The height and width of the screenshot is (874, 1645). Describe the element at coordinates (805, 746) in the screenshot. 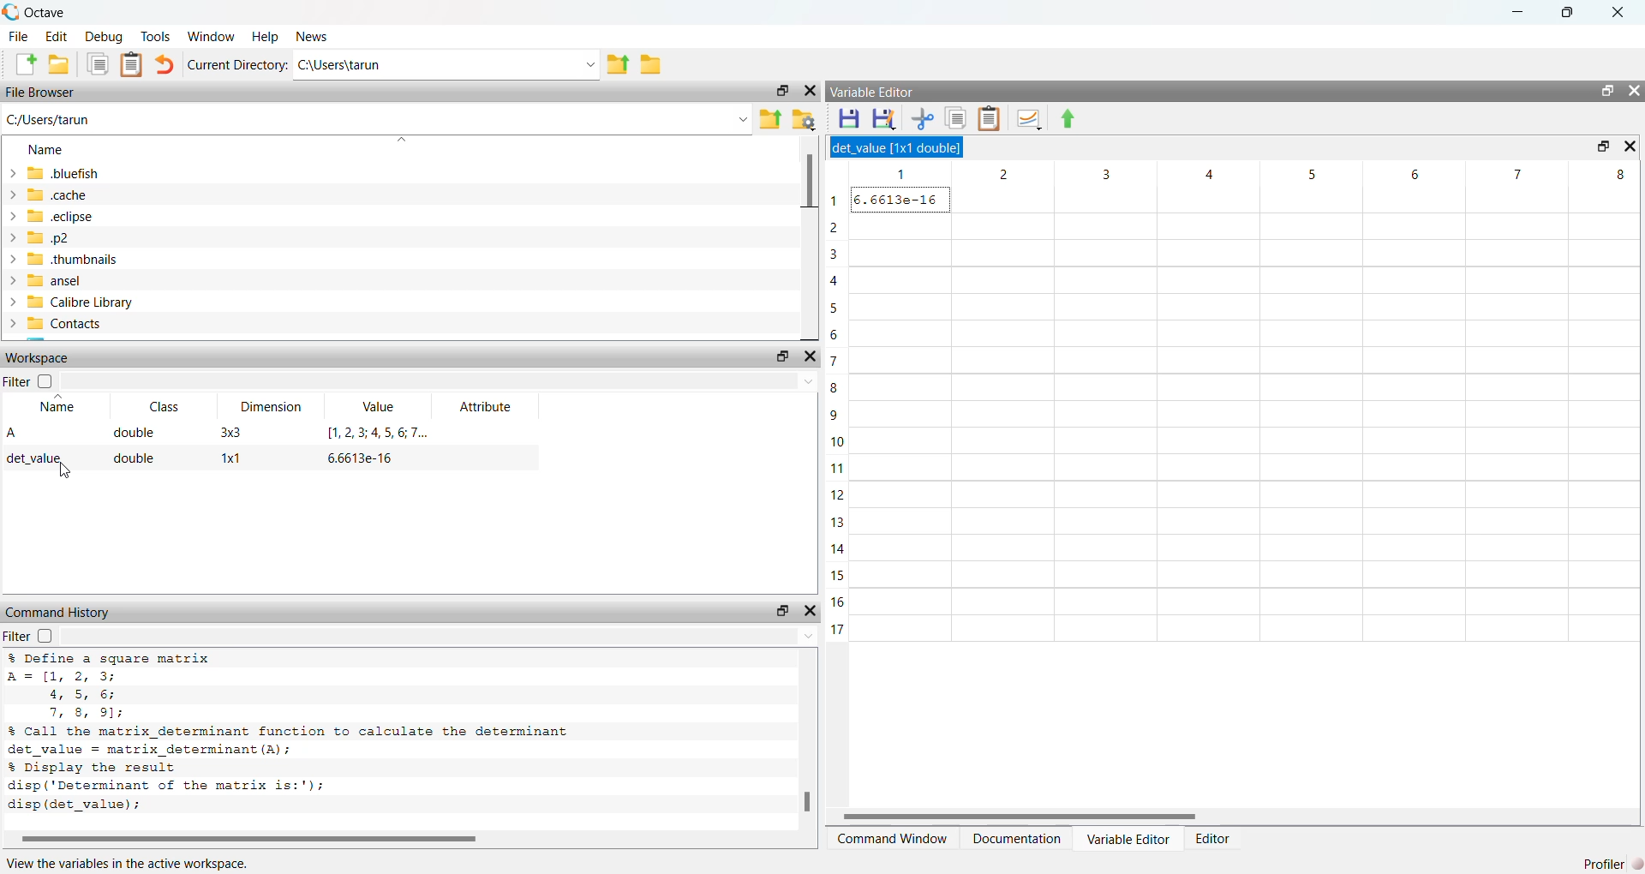

I see `scrollbar ` at that location.